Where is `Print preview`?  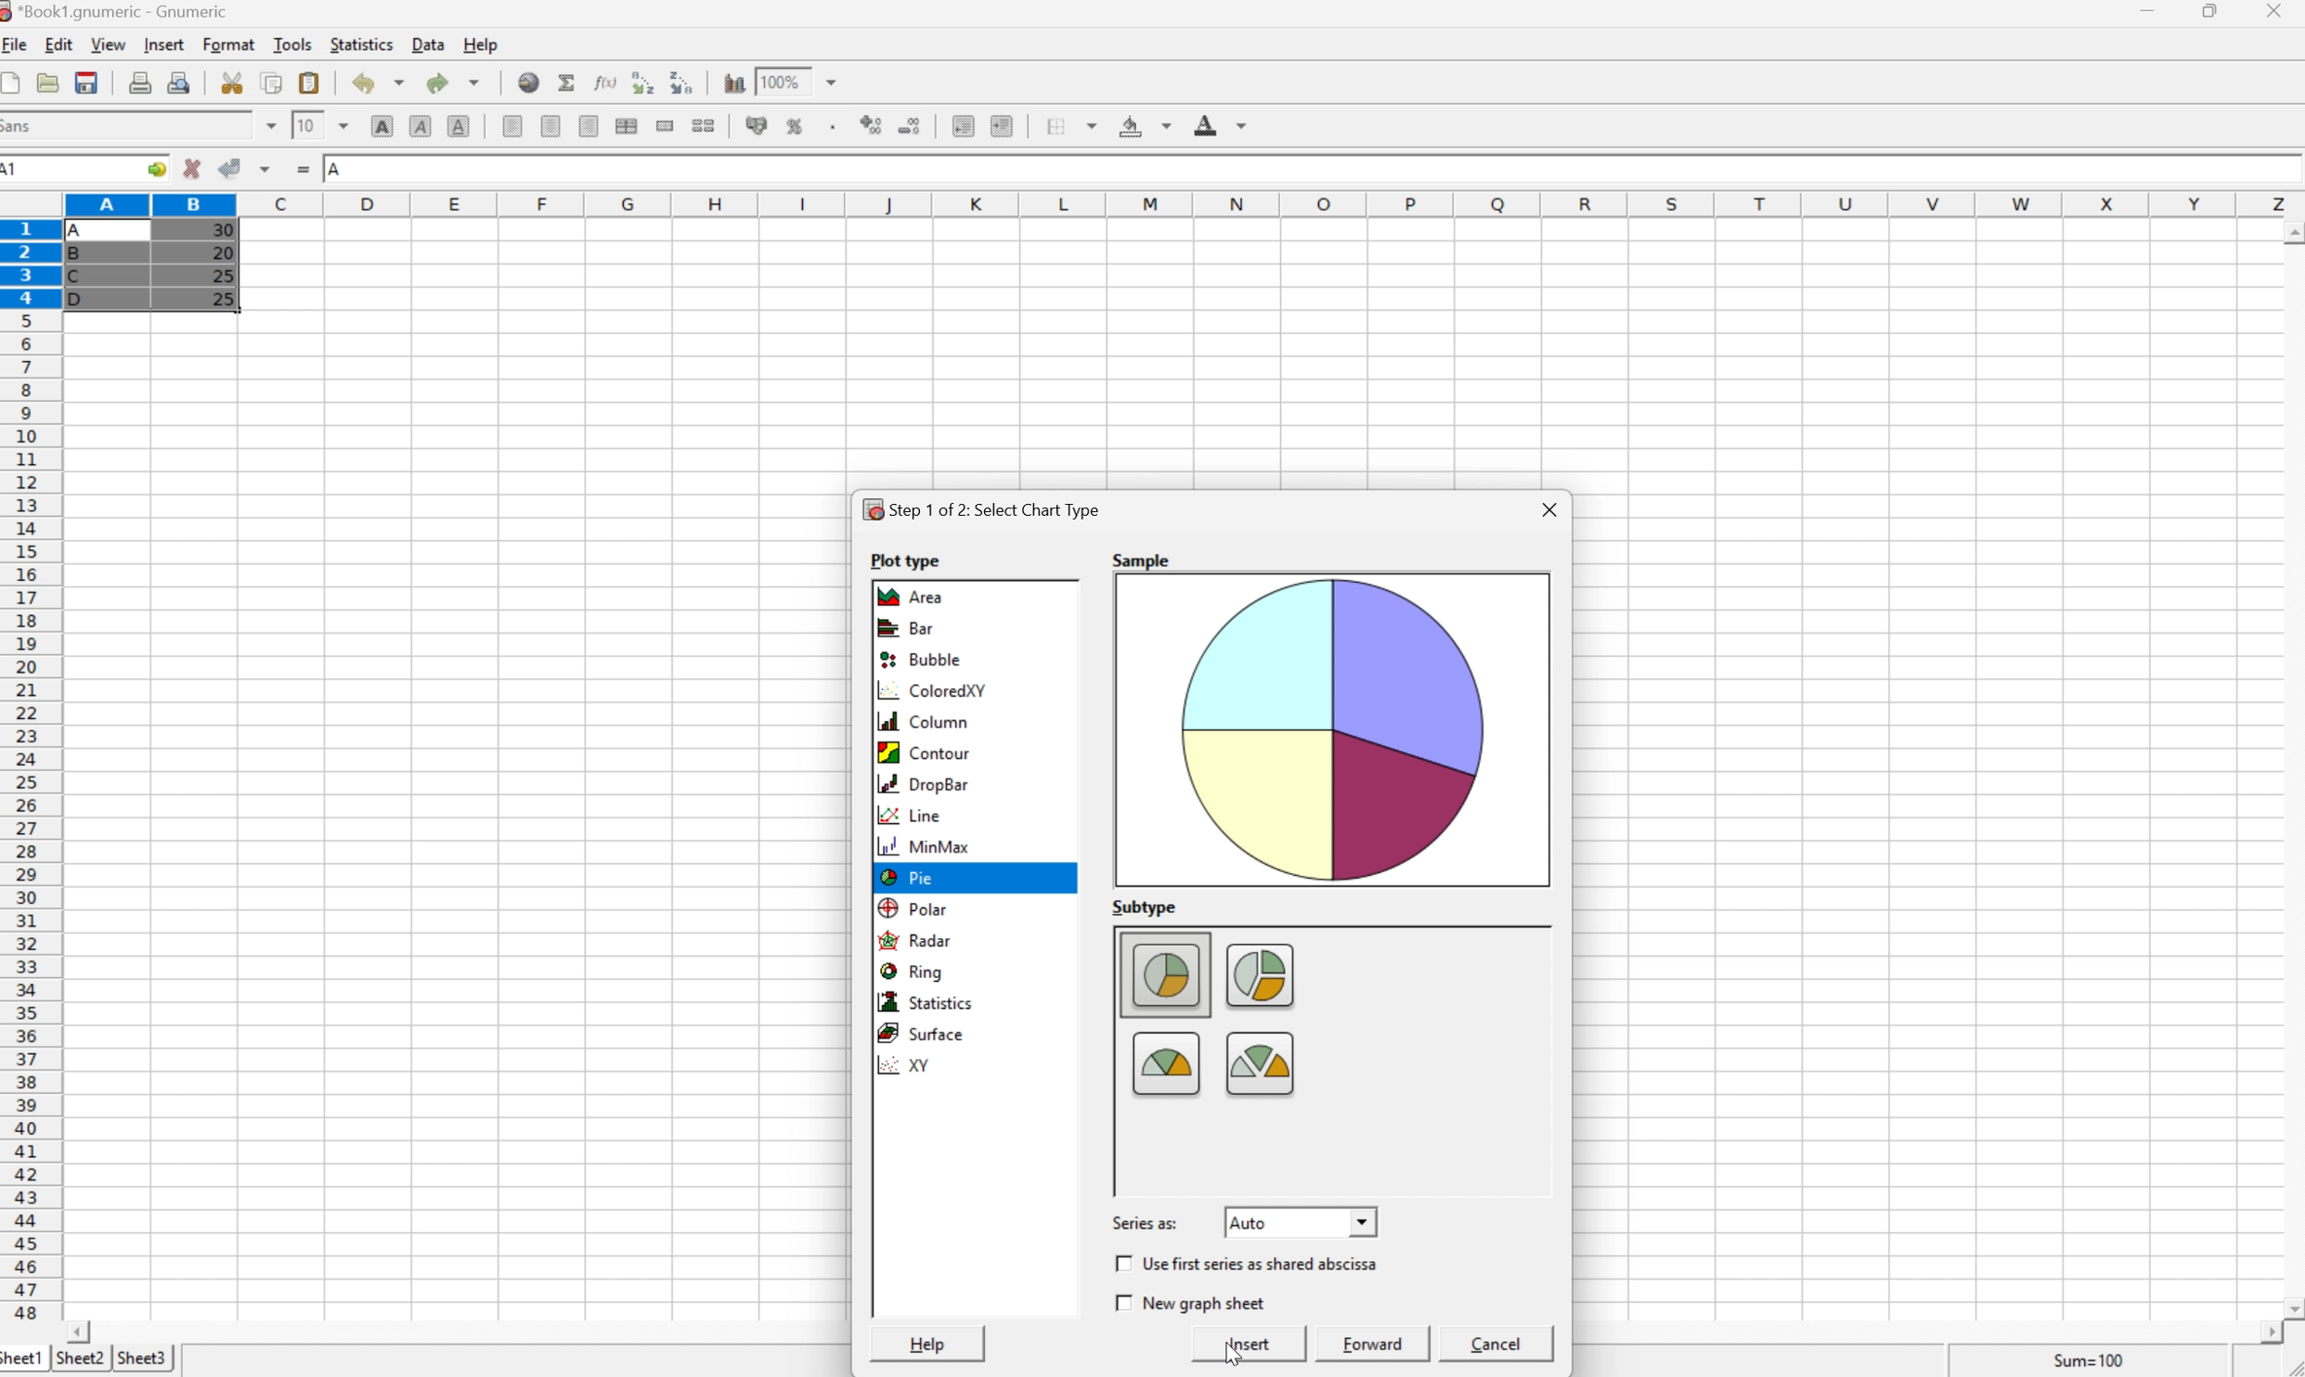 Print preview is located at coordinates (180, 81).